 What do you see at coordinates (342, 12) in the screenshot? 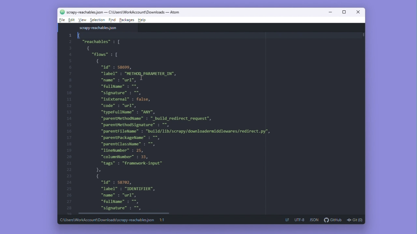
I see `Maximize` at bounding box center [342, 12].